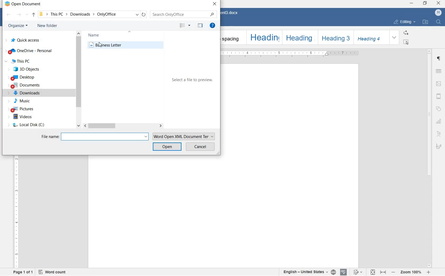 Image resolution: width=445 pixels, height=276 pixels. What do you see at coordinates (371, 37) in the screenshot?
I see `heading 4` at bounding box center [371, 37].